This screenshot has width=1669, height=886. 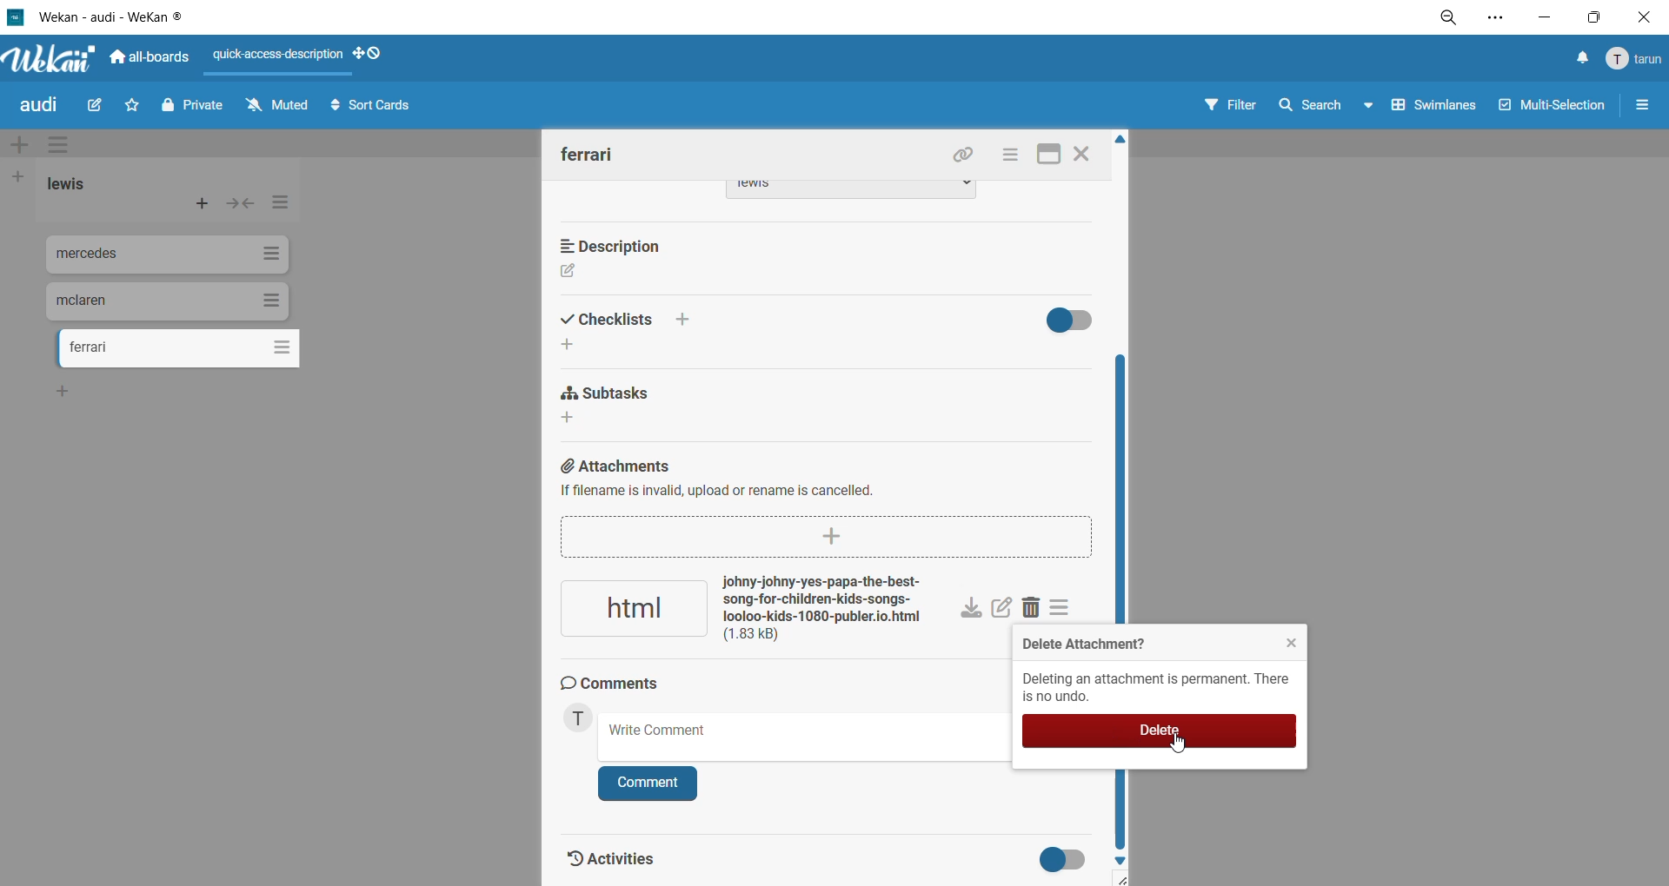 What do you see at coordinates (69, 185) in the screenshot?
I see `list title` at bounding box center [69, 185].